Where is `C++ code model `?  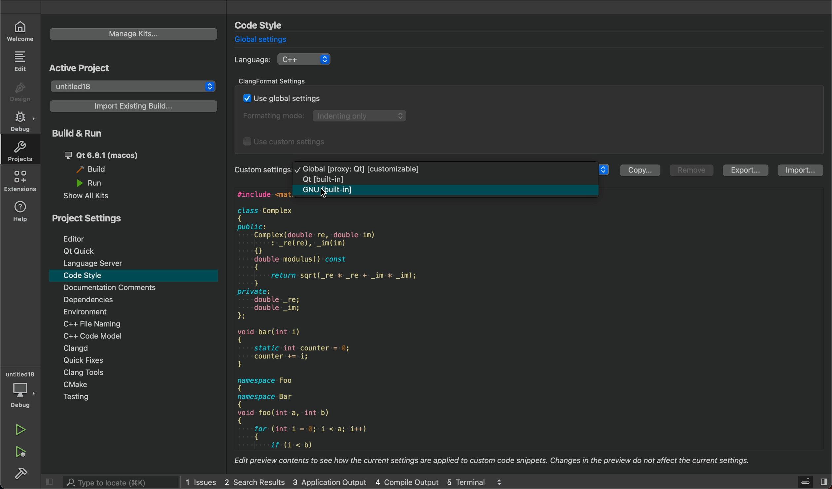
C++ code model  is located at coordinates (106, 338).